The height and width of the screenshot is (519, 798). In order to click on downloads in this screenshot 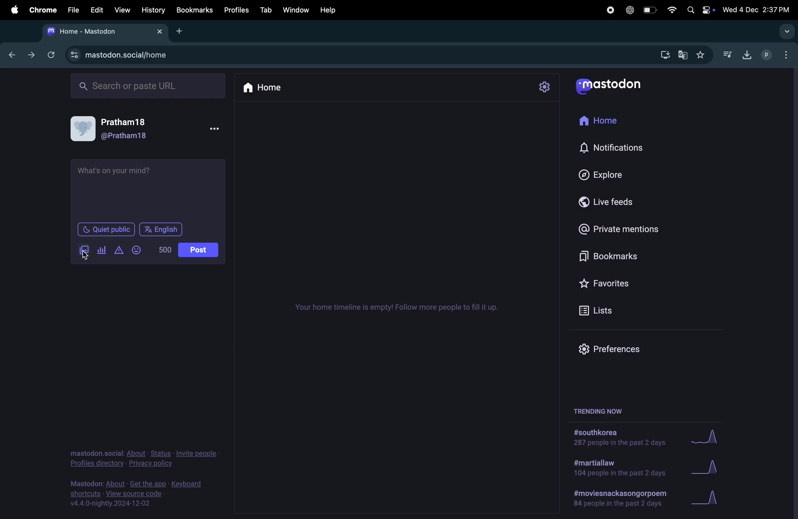, I will do `click(745, 54)`.